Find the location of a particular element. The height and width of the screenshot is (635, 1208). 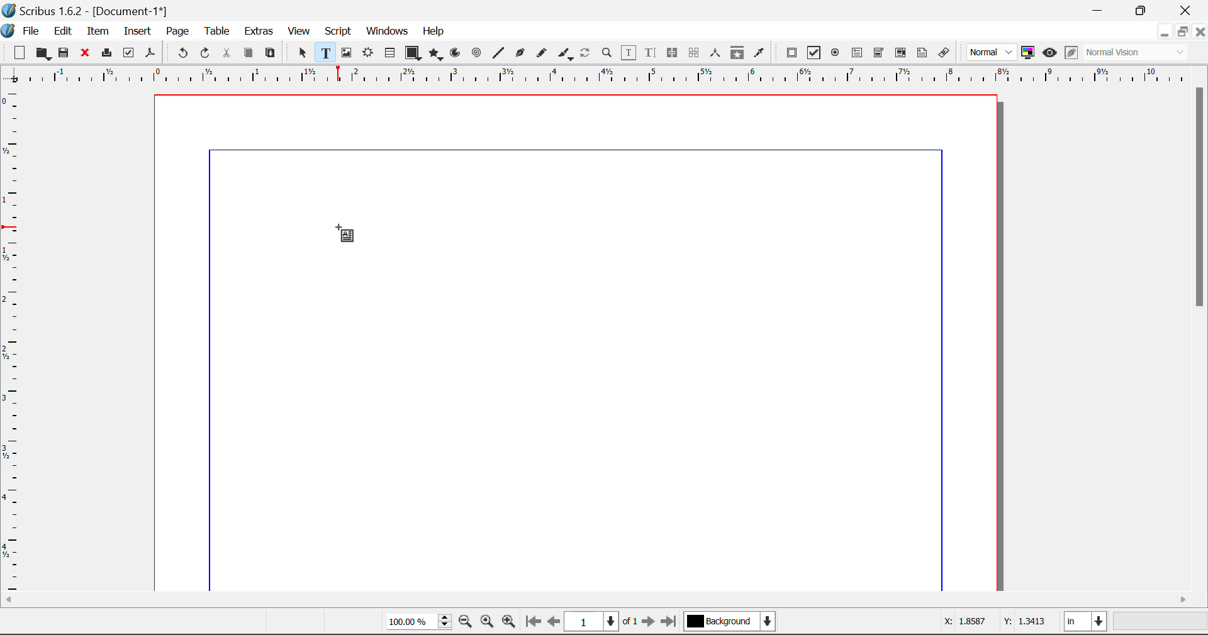

Delink Frames is located at coordinates (695, 53).